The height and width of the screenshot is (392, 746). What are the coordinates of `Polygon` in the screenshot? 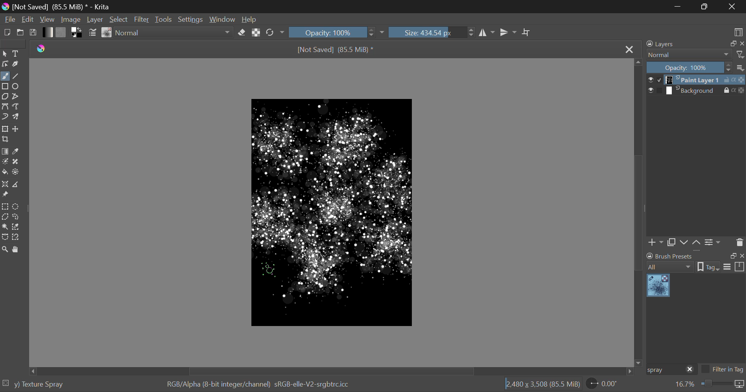 It's located at (5, 97).